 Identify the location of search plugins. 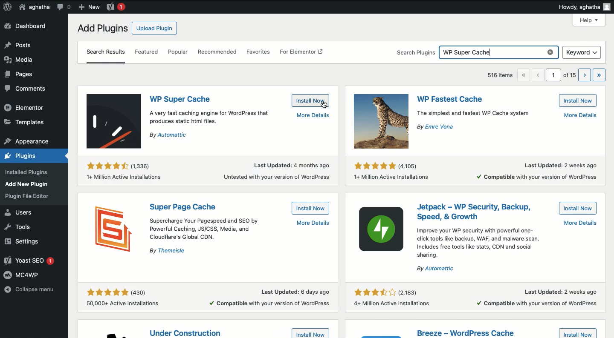
(414, 51).